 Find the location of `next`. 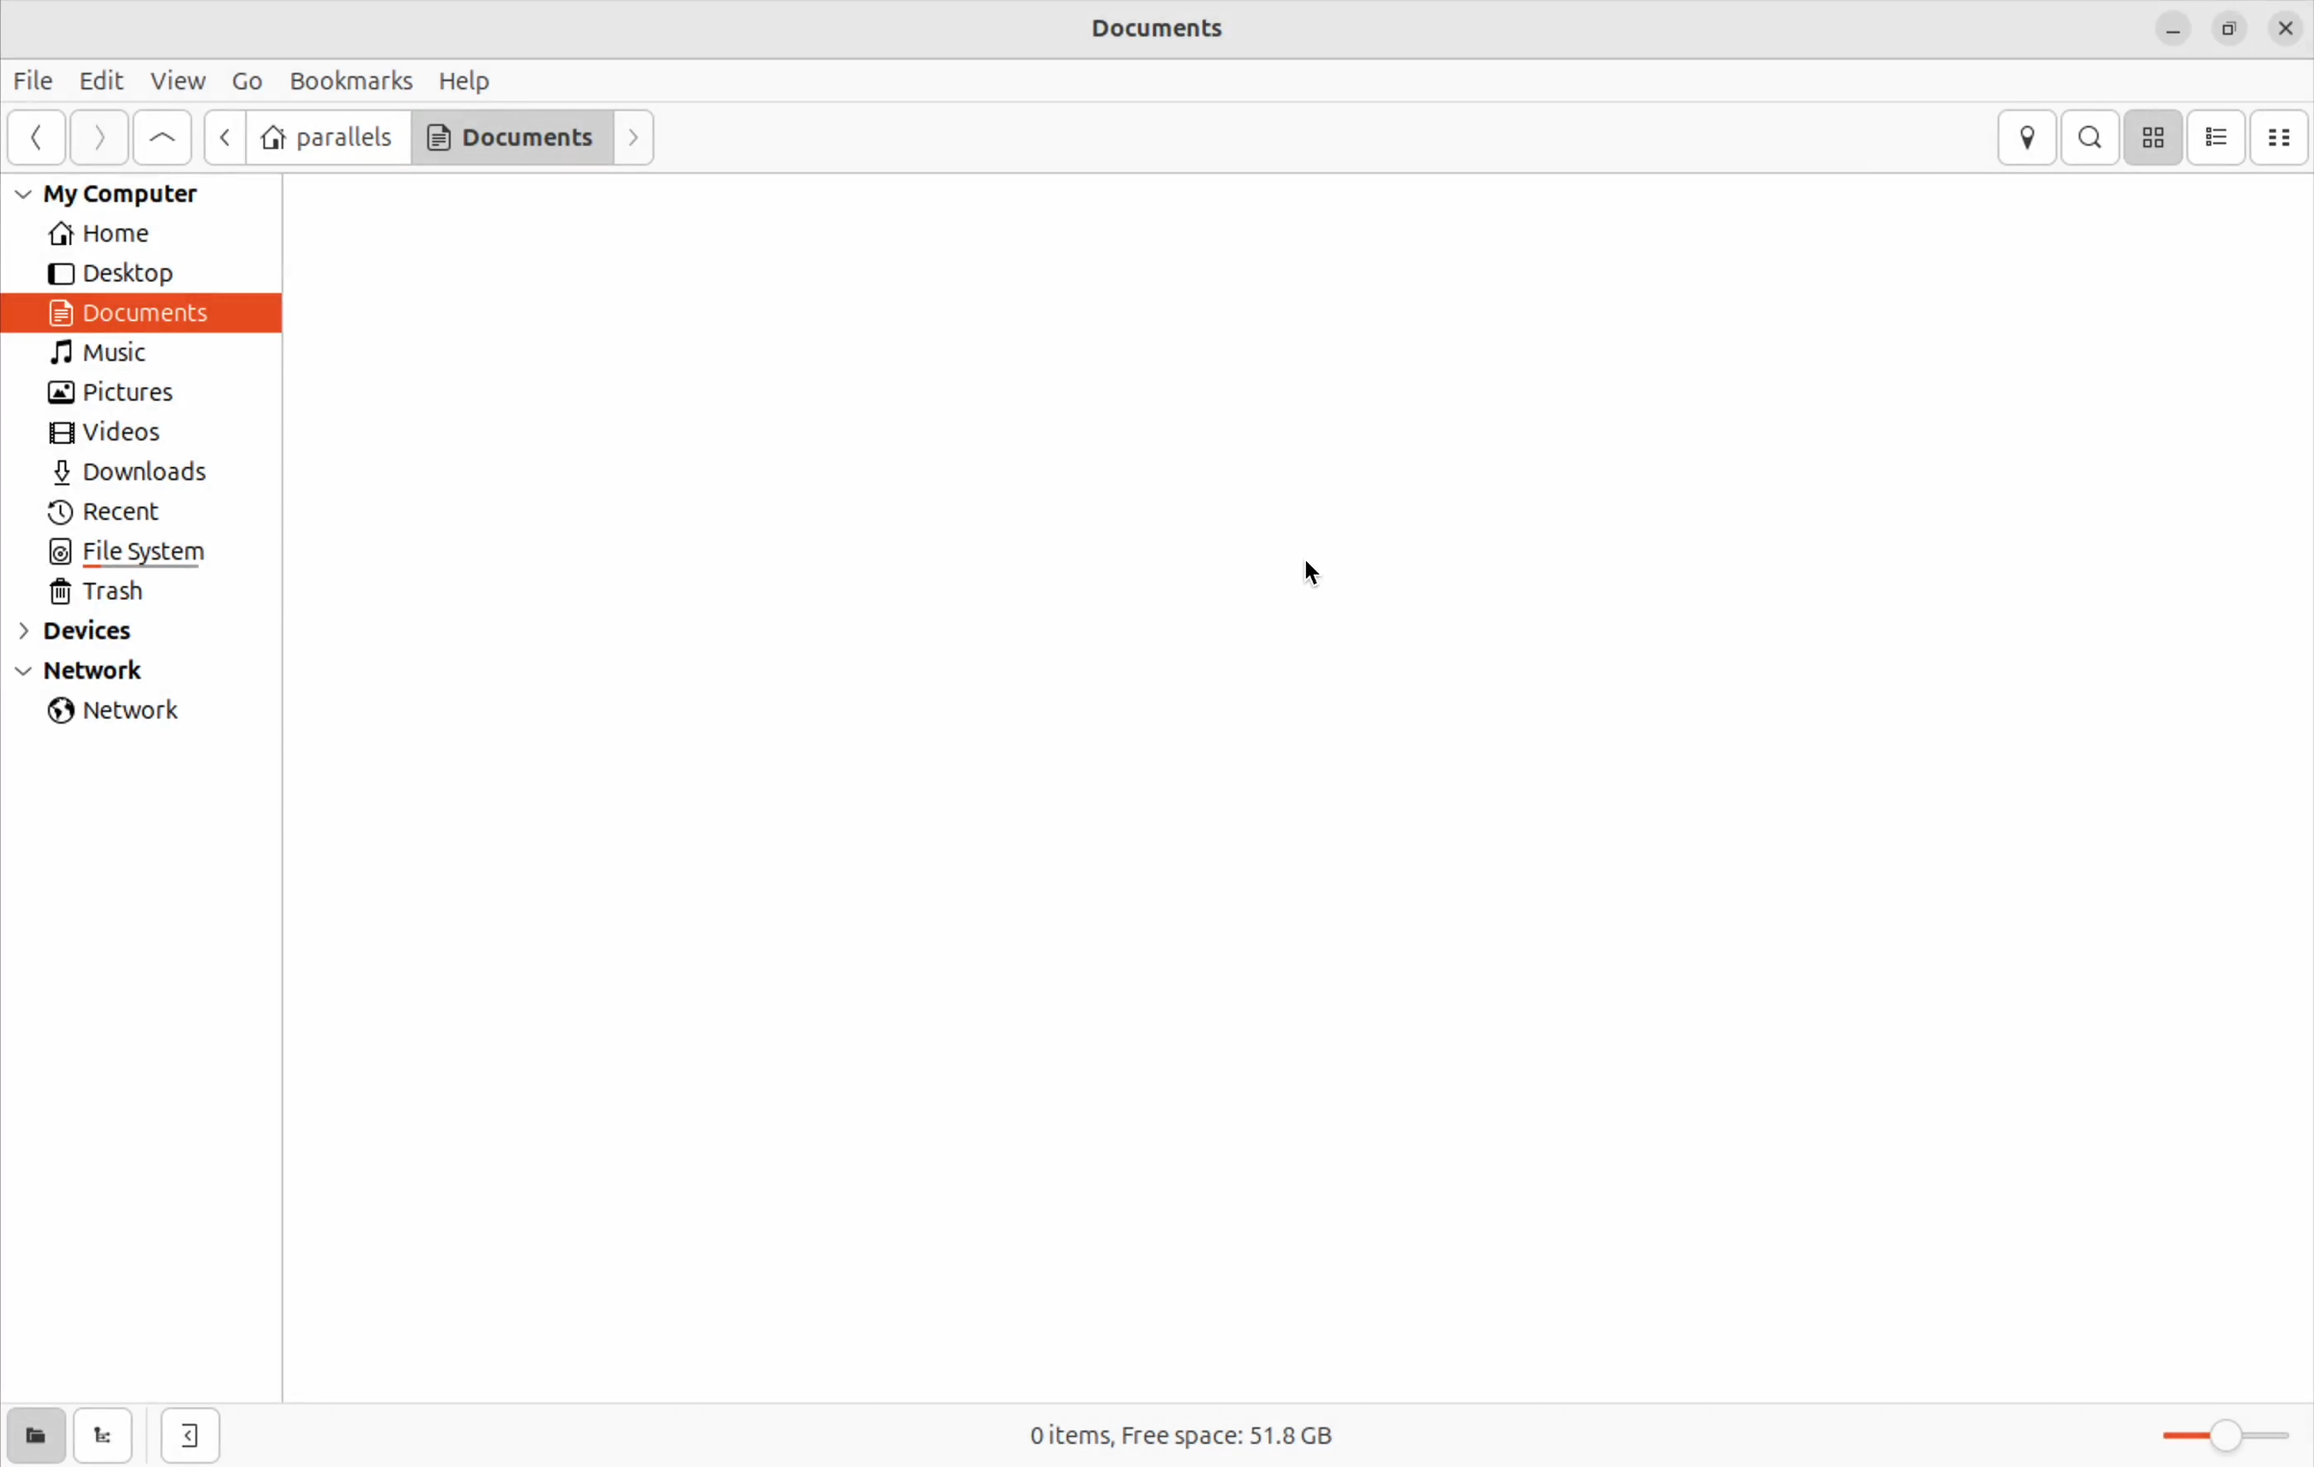

next is located at coordinates (222, 134).